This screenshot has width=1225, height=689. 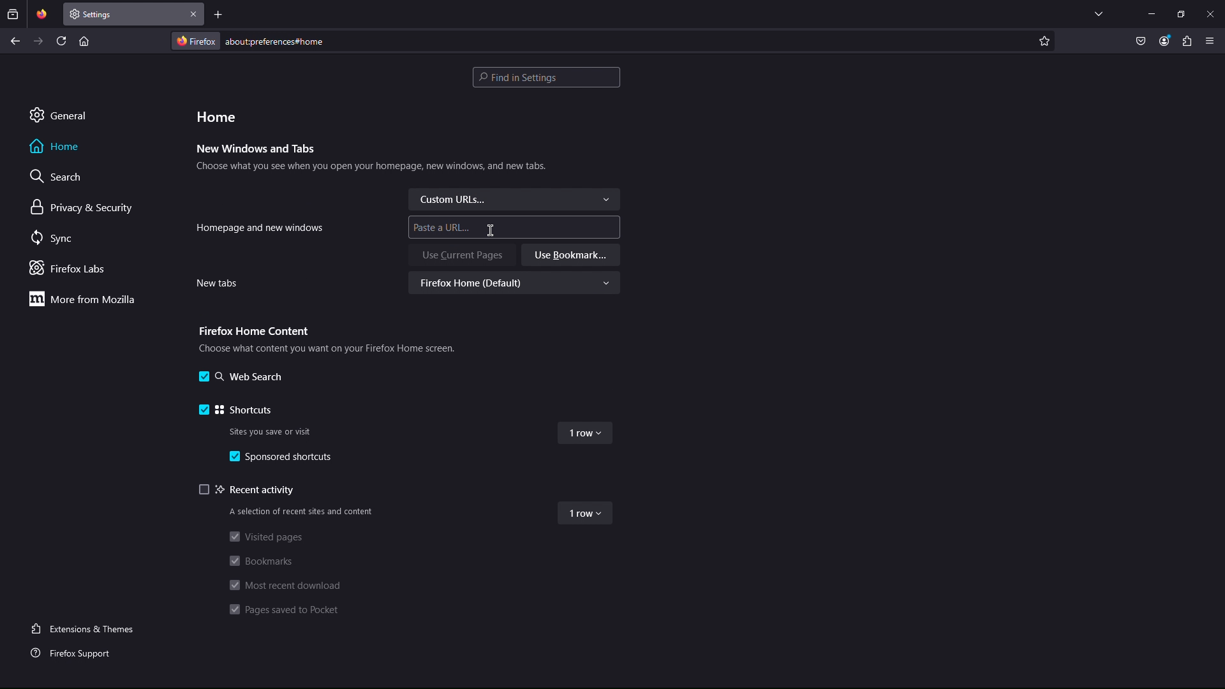 I want to click on Account, so click(x=1164, y=42).